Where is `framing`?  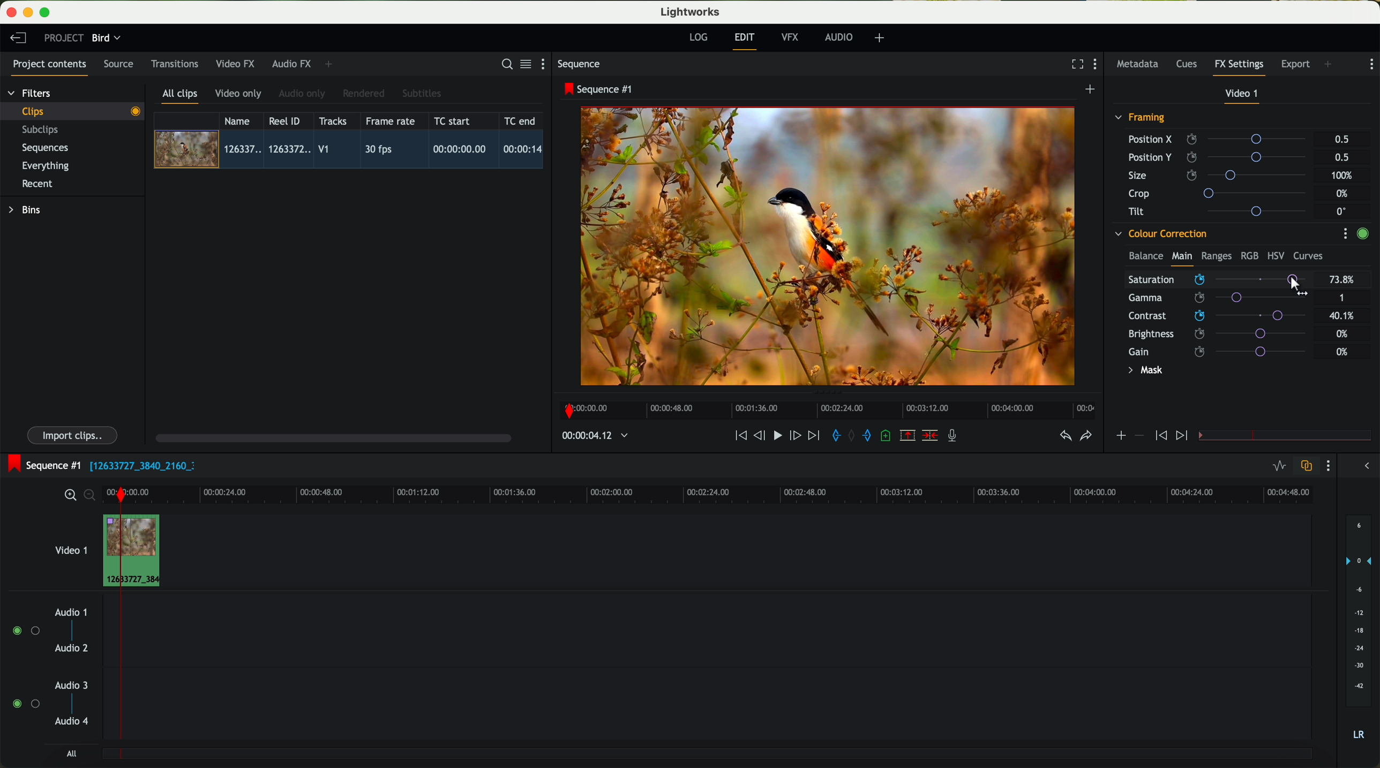
framing is located at coordinates (1141, 119).